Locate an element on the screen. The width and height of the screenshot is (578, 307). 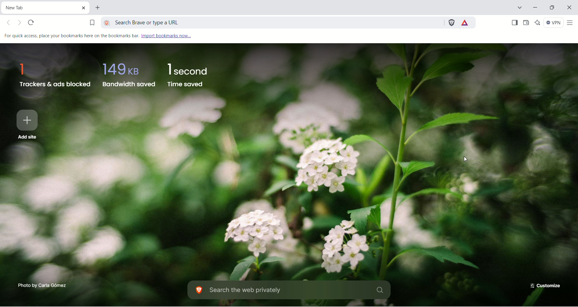
for quick access, place your bookmarks here on the bookmarks bar. is located at coordinates (73, 35).